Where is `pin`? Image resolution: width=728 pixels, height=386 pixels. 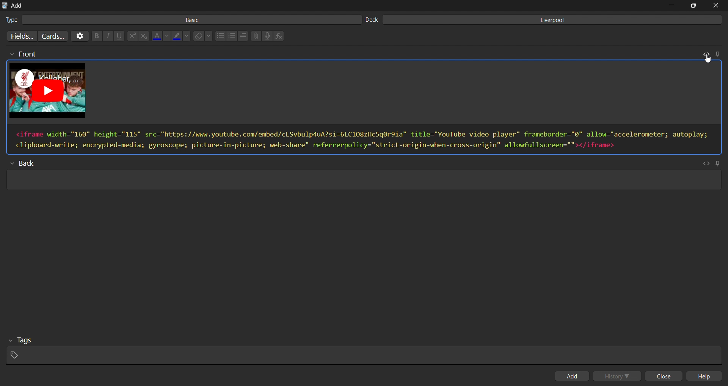 pin is located at coordinates (717, 53).